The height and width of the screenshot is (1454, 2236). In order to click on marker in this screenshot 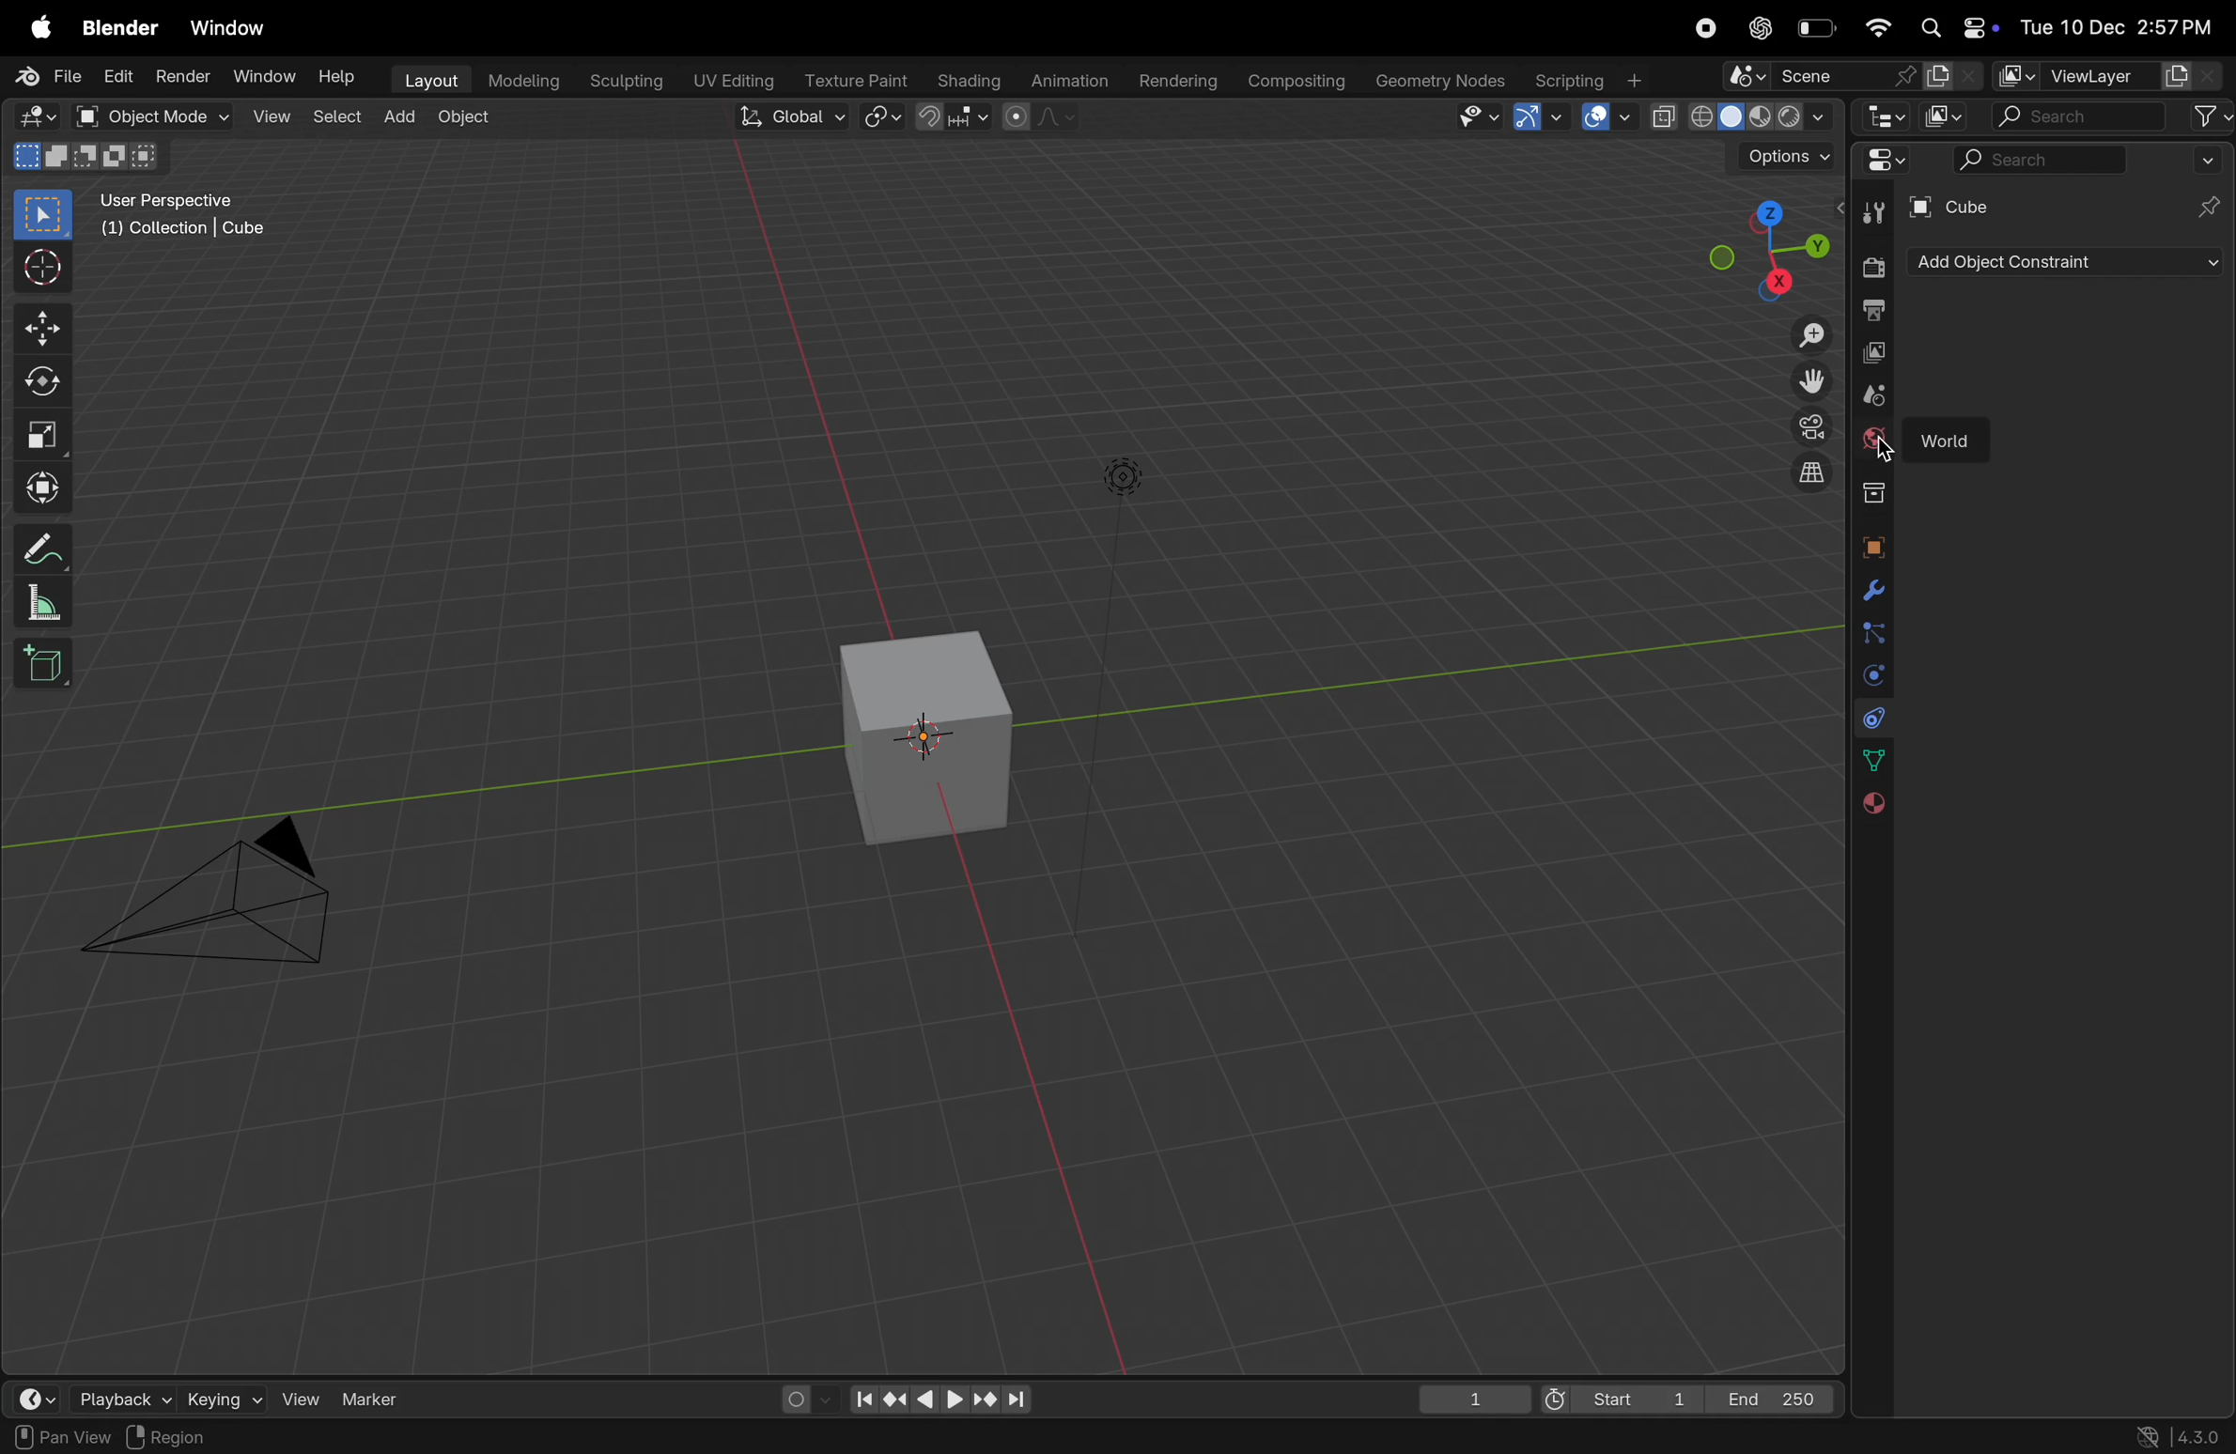, I will do `click(372, 1397)`.